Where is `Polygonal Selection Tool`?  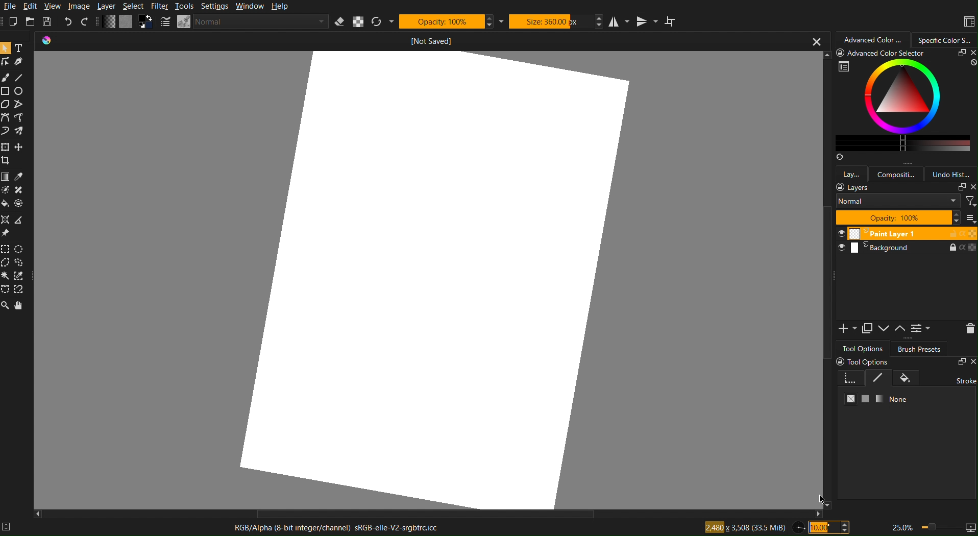
Polygonal Selection Tool is located at coordinates (6, 104).